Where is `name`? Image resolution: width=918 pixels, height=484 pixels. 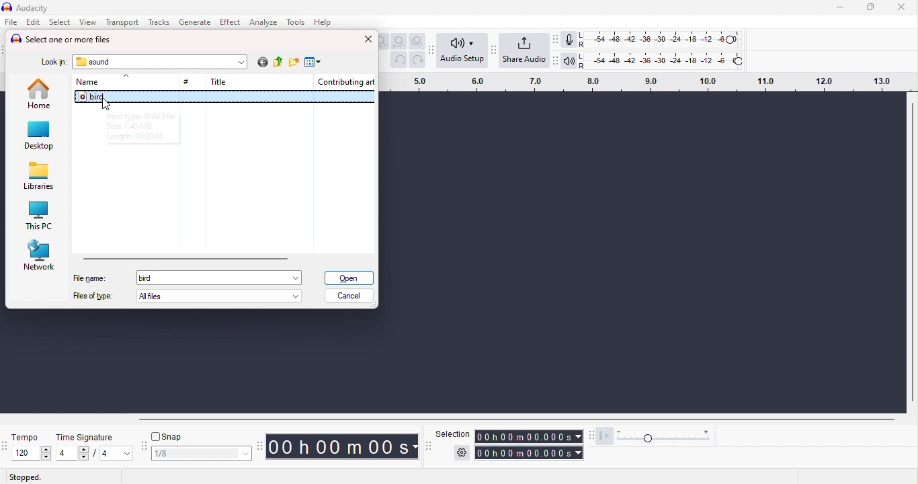 name is located at coordinates (87, 82).